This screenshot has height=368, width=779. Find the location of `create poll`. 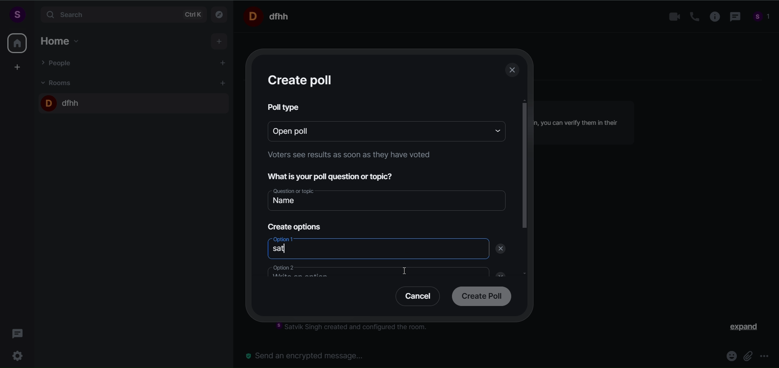

create poll is located at coordinates (302, 80).